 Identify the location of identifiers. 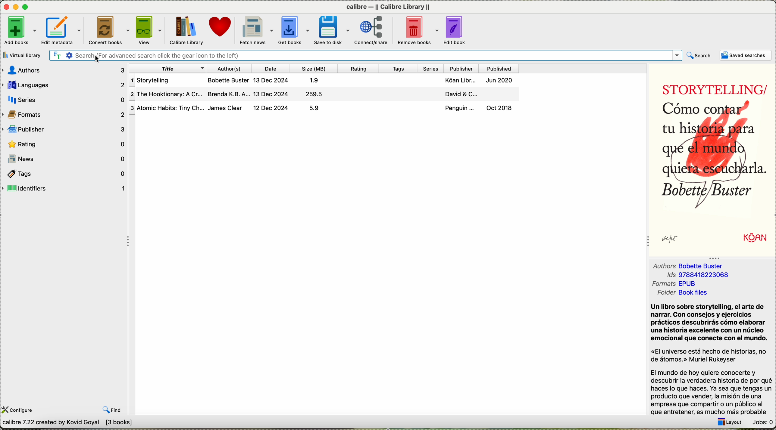
(65, 188).